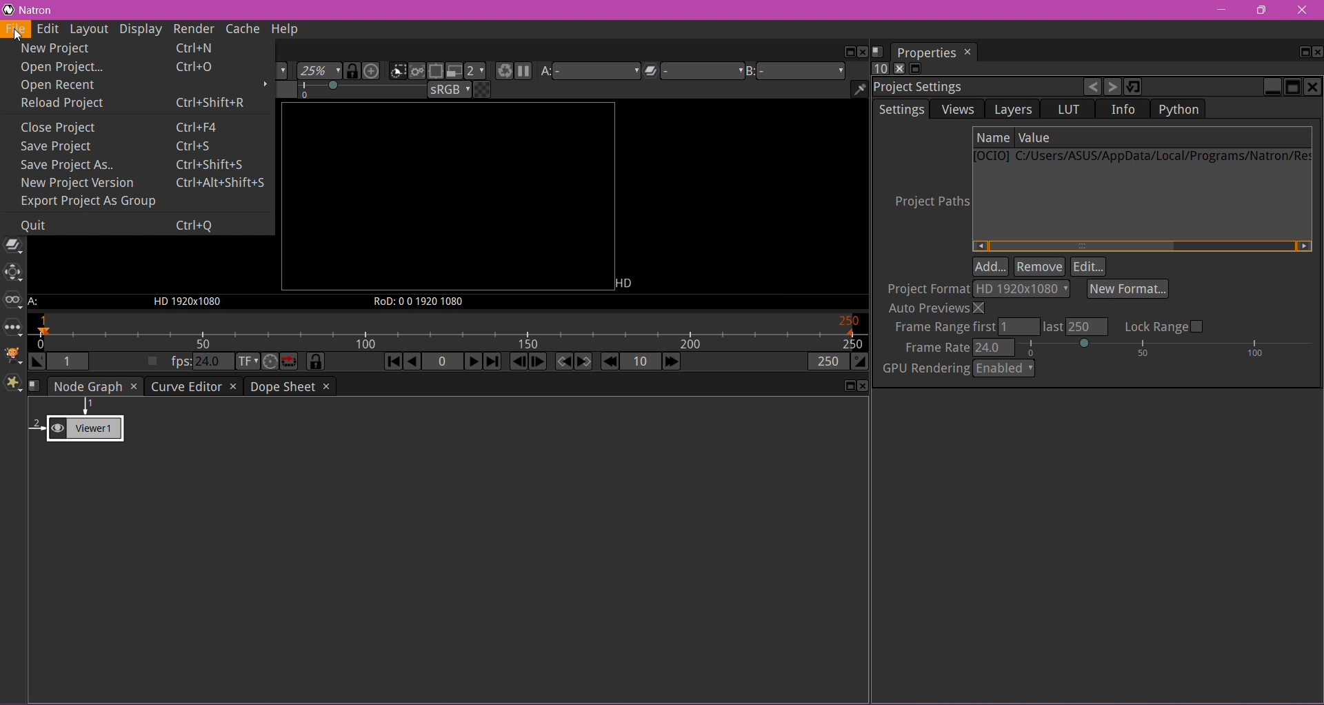  Describe the element at coordinates (132, 46) in the screenshot. I see `New Project` at that location.